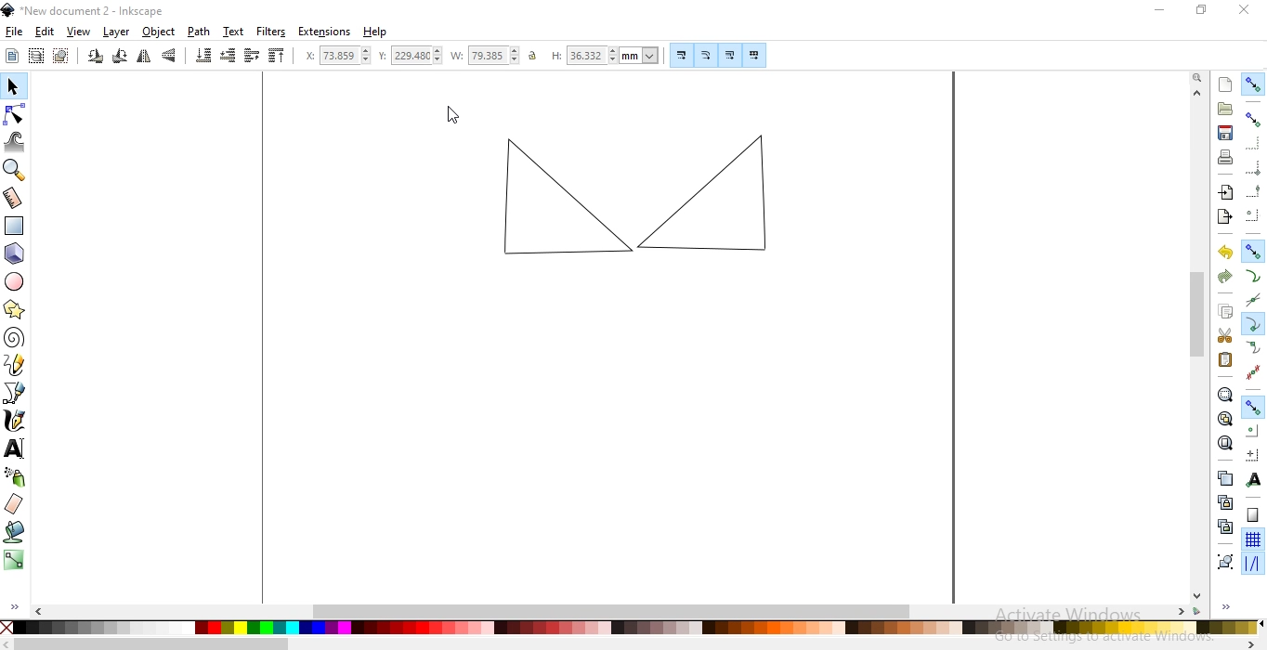  I want to click on zoom to fit selection, so click(1224, 394).